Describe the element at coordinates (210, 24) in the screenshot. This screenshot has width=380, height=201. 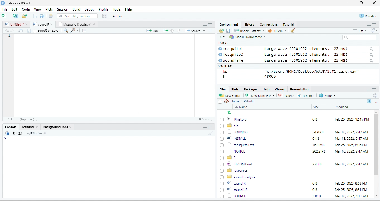
I see `maximize` at that location.